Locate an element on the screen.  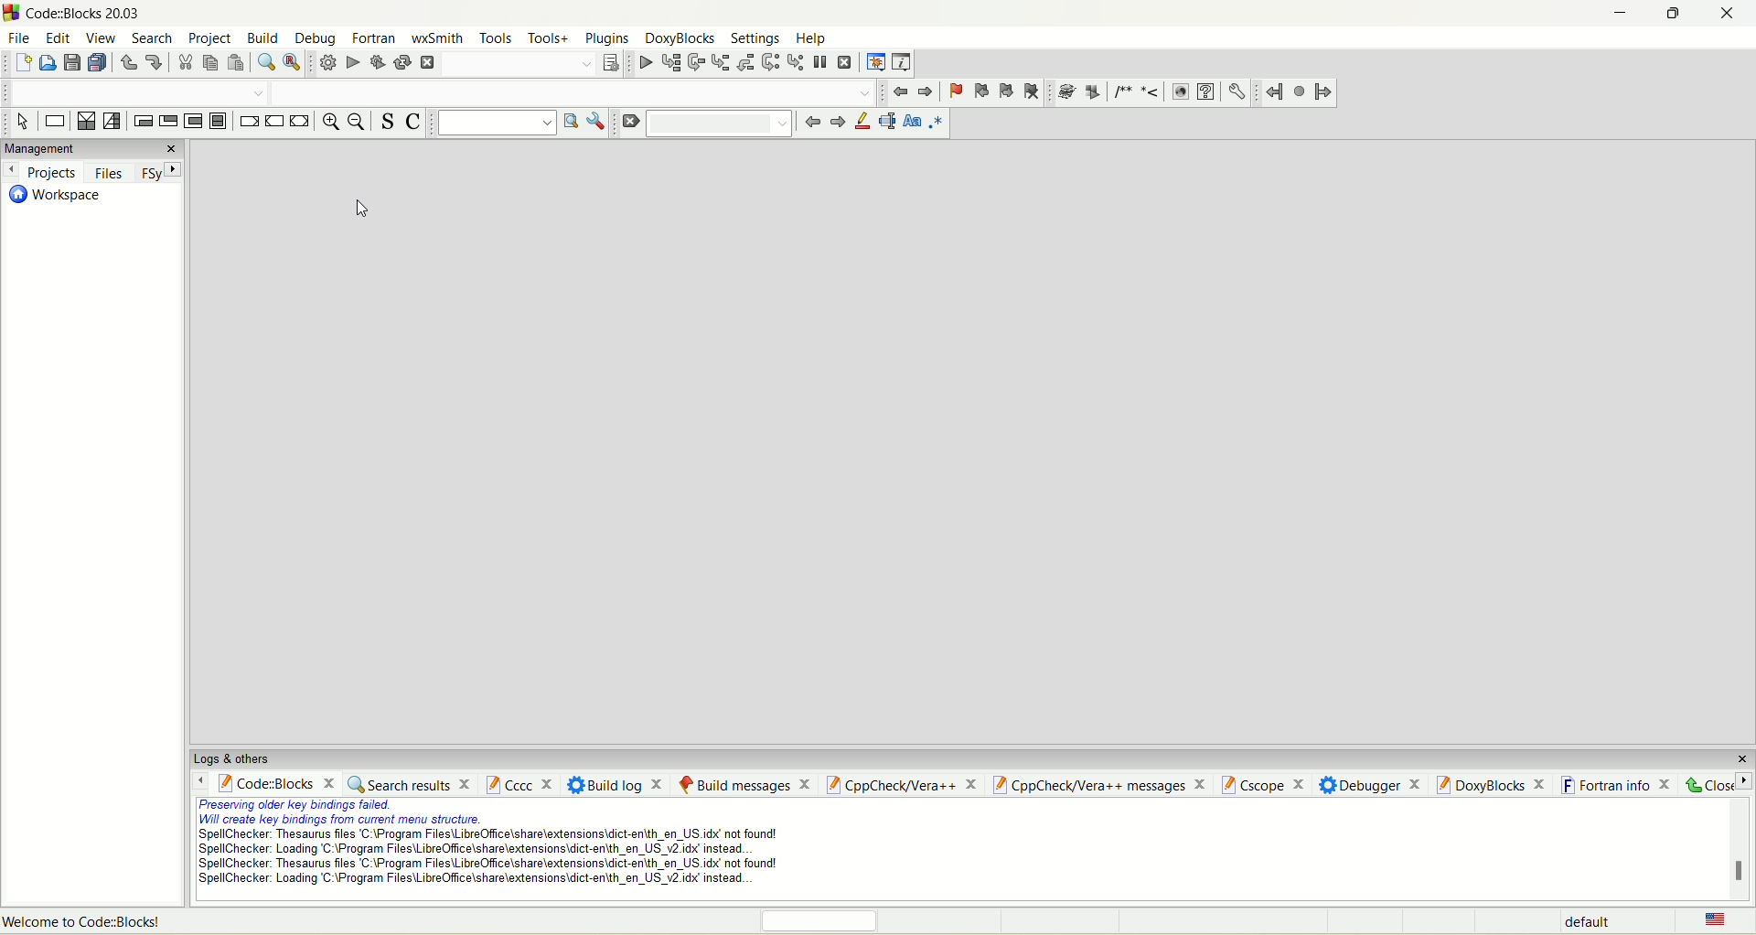
debugger is located at coordinates (1370, 783).